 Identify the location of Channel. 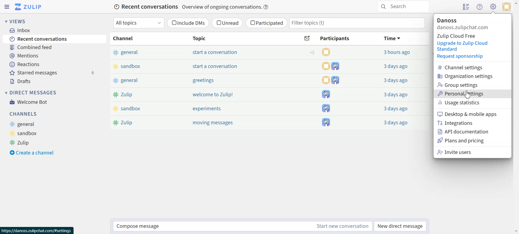
(126, 39).